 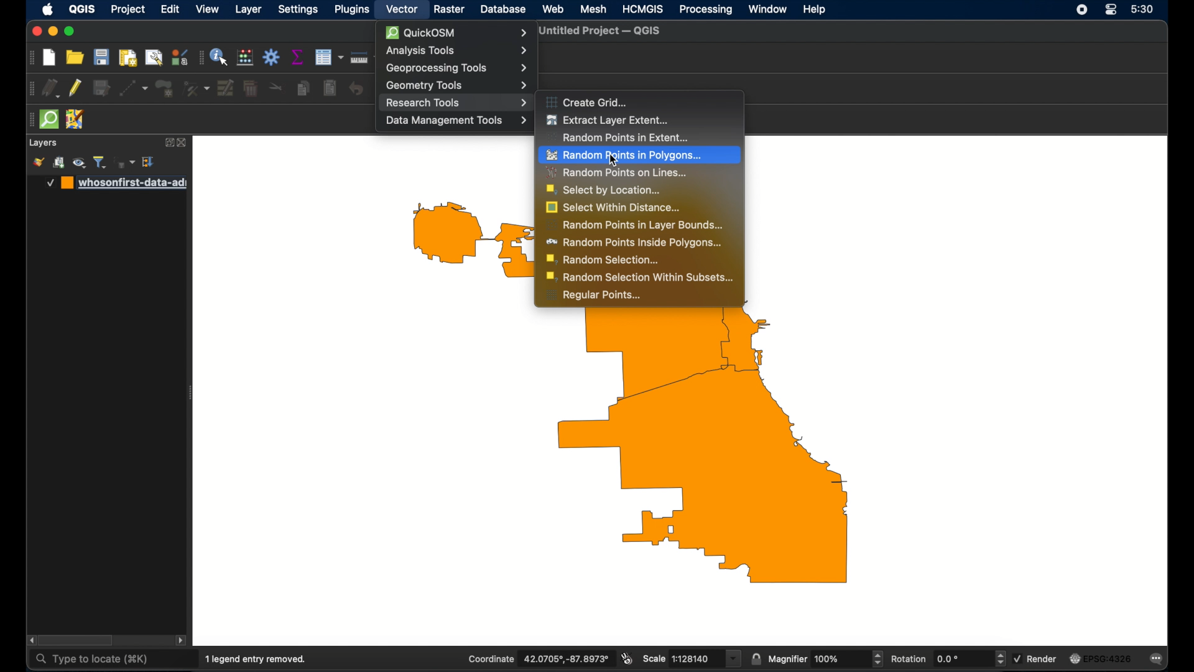 What do you see at coordinates (352, 10) in the screenshot?
I see `plugins` at bounding box center [352, 10].